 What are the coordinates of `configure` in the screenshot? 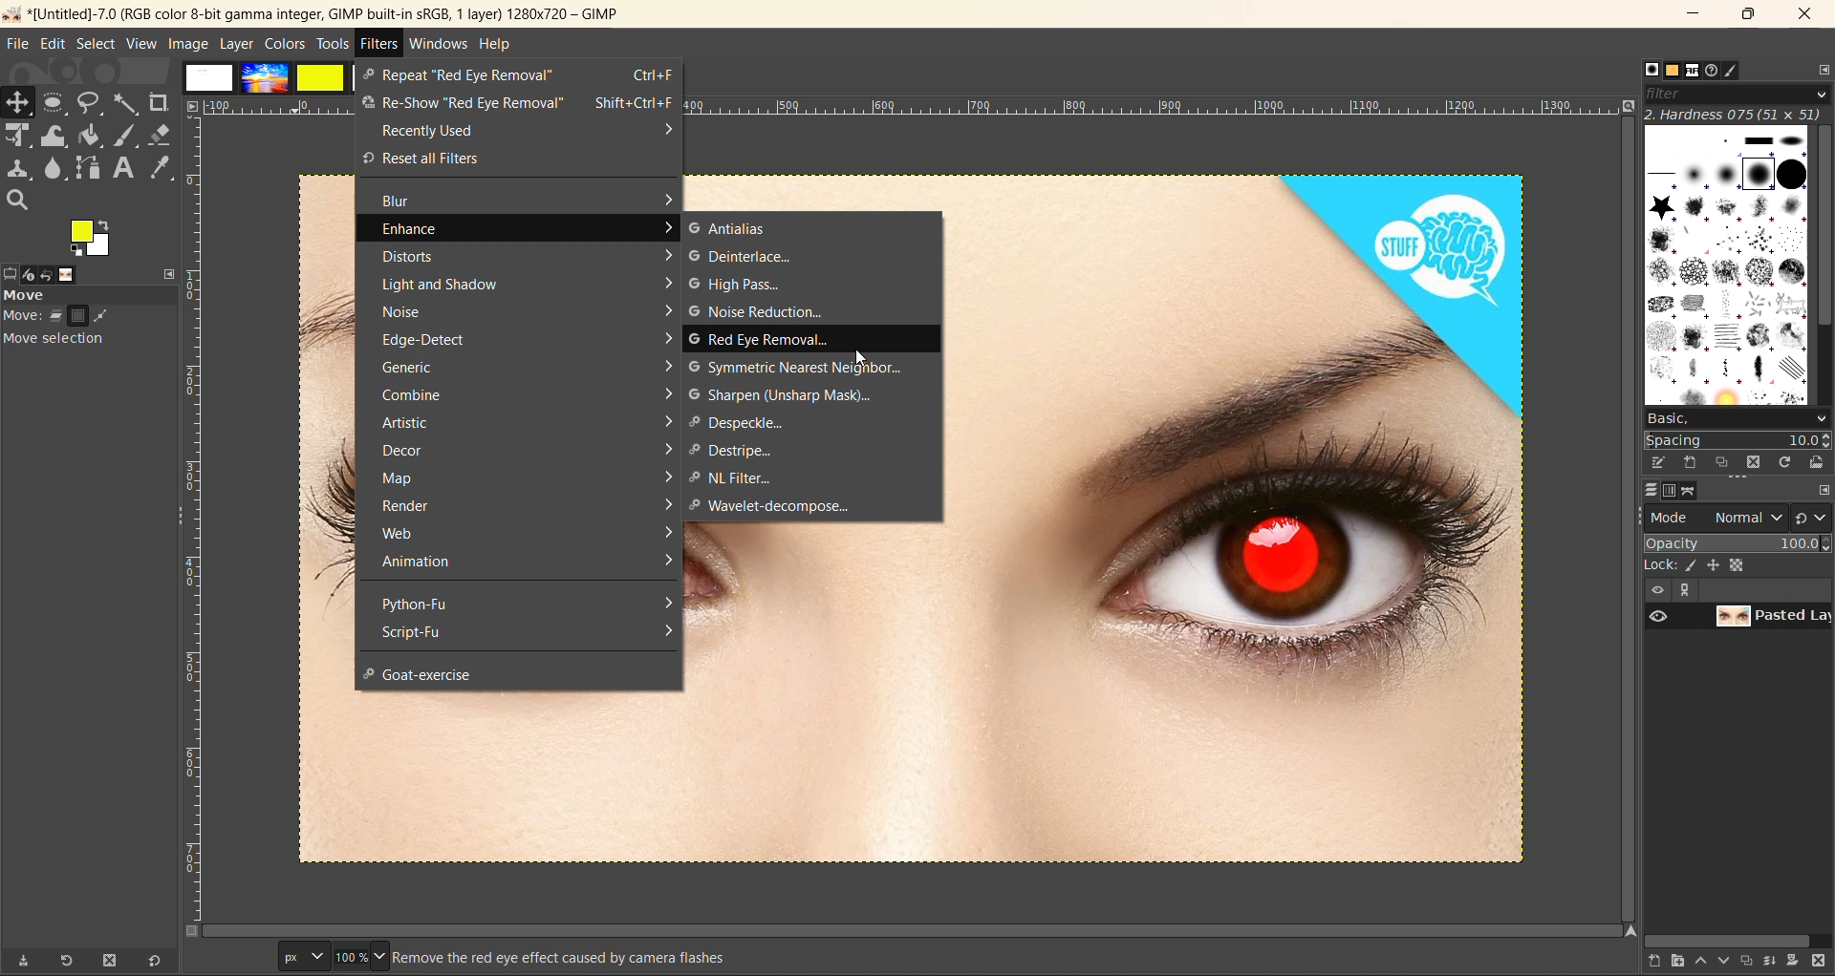 It's located at (169, 274).